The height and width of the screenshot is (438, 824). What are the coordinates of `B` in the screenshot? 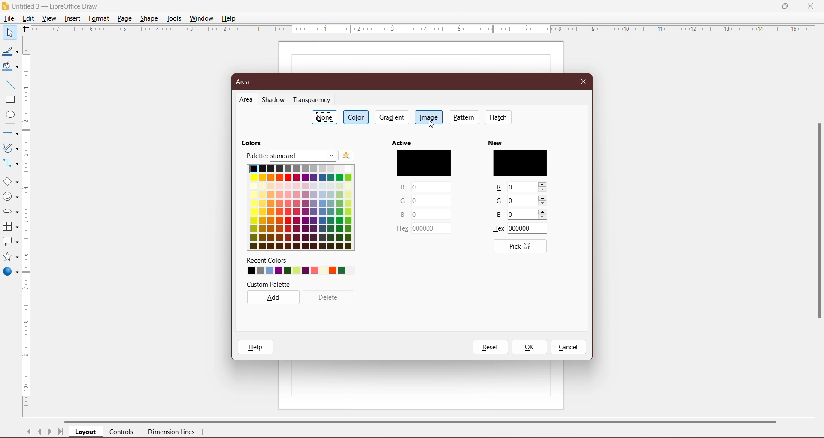 It's located at (403, 213).